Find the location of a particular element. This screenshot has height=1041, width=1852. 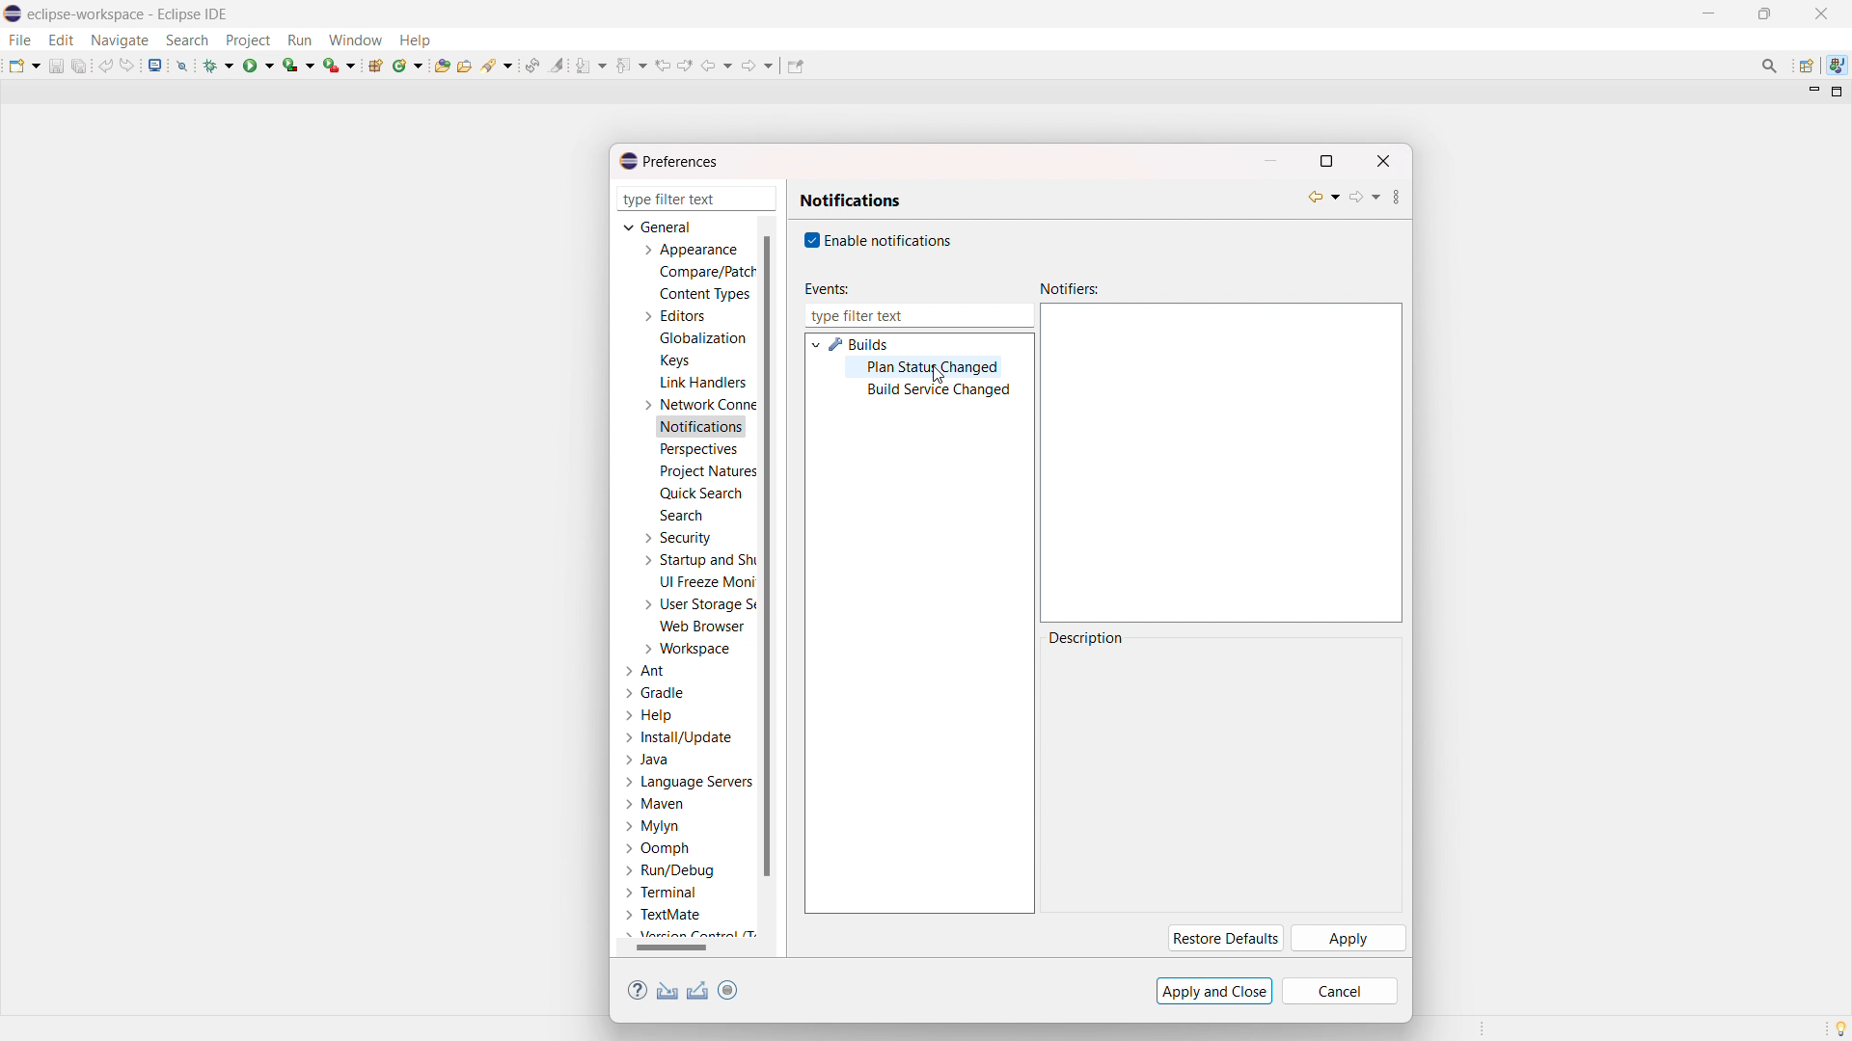

install/update is located at coordinates (681, 738).